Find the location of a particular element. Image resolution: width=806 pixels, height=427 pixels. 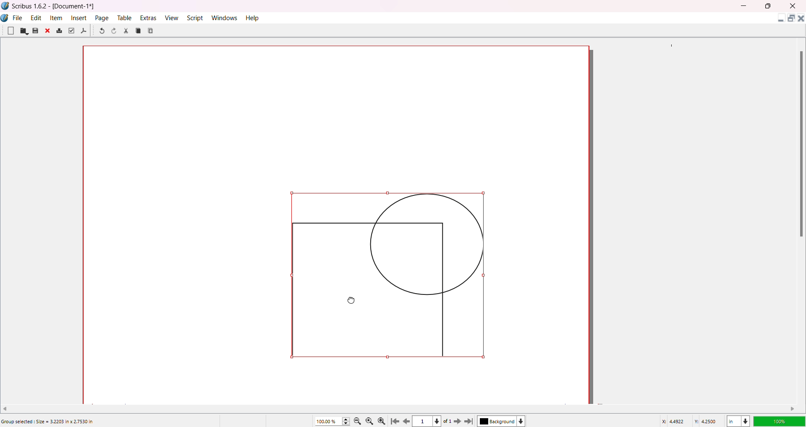

Next is located at coordinates (455, 421).